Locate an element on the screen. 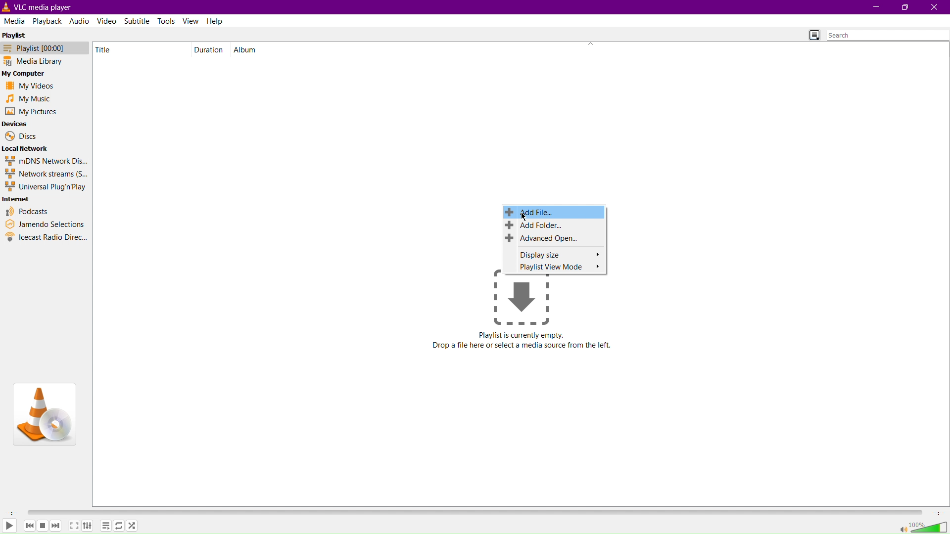 This screenshot has height=534, width=950. Playlist is located at coordinates (106, 526).